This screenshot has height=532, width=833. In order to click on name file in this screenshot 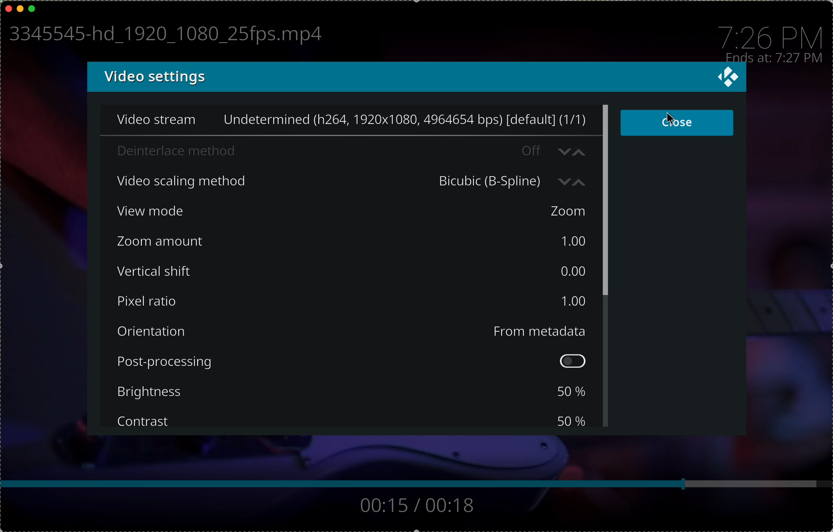, I will do `click(163, 35)`.